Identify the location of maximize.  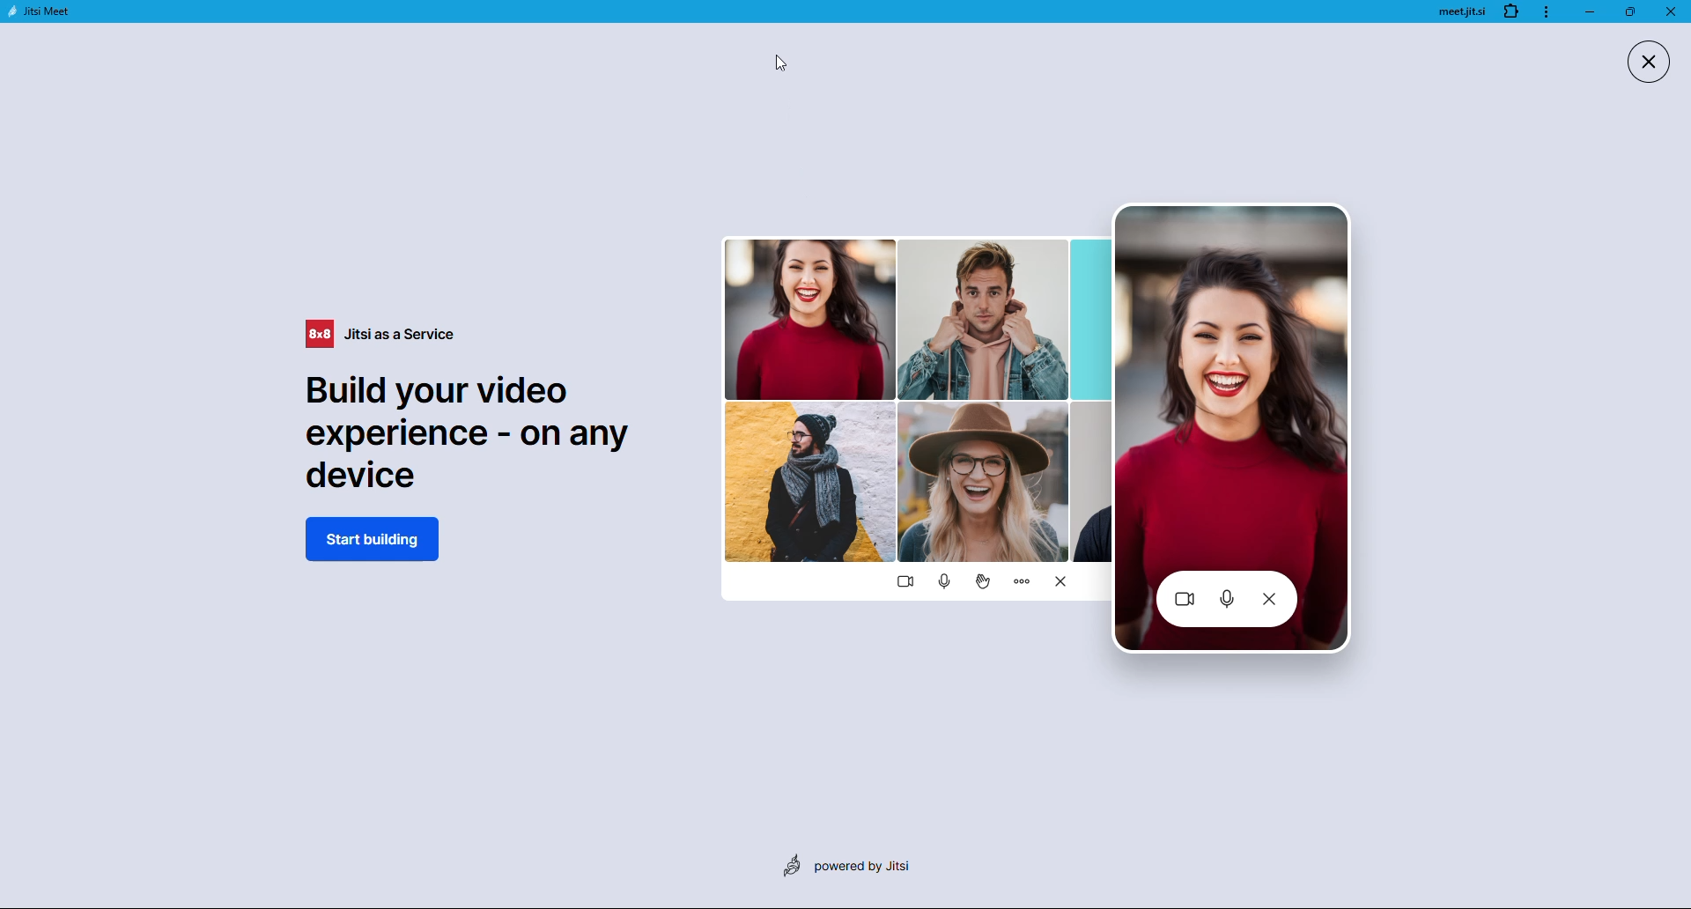
(1630, 12).